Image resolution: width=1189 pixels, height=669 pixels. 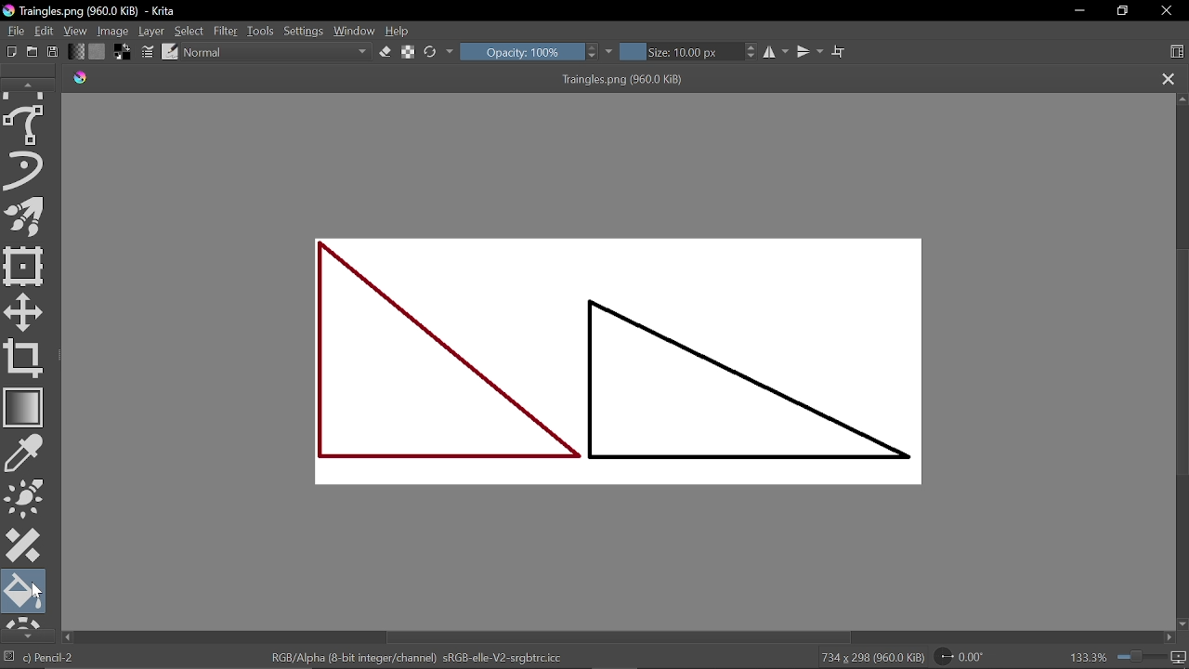 I want to click on Multibrush tool, so click(x=27, y=216).